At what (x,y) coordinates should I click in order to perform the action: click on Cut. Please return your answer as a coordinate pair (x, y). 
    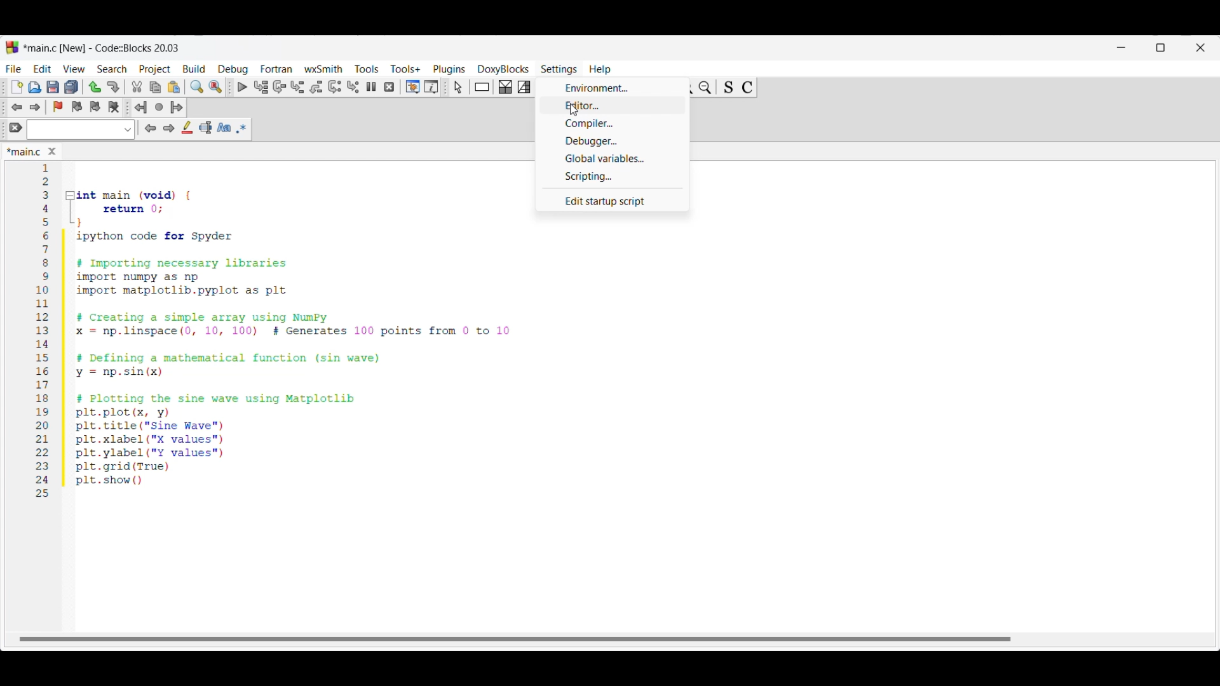
    Looking at the image, I should click on (137, 86).